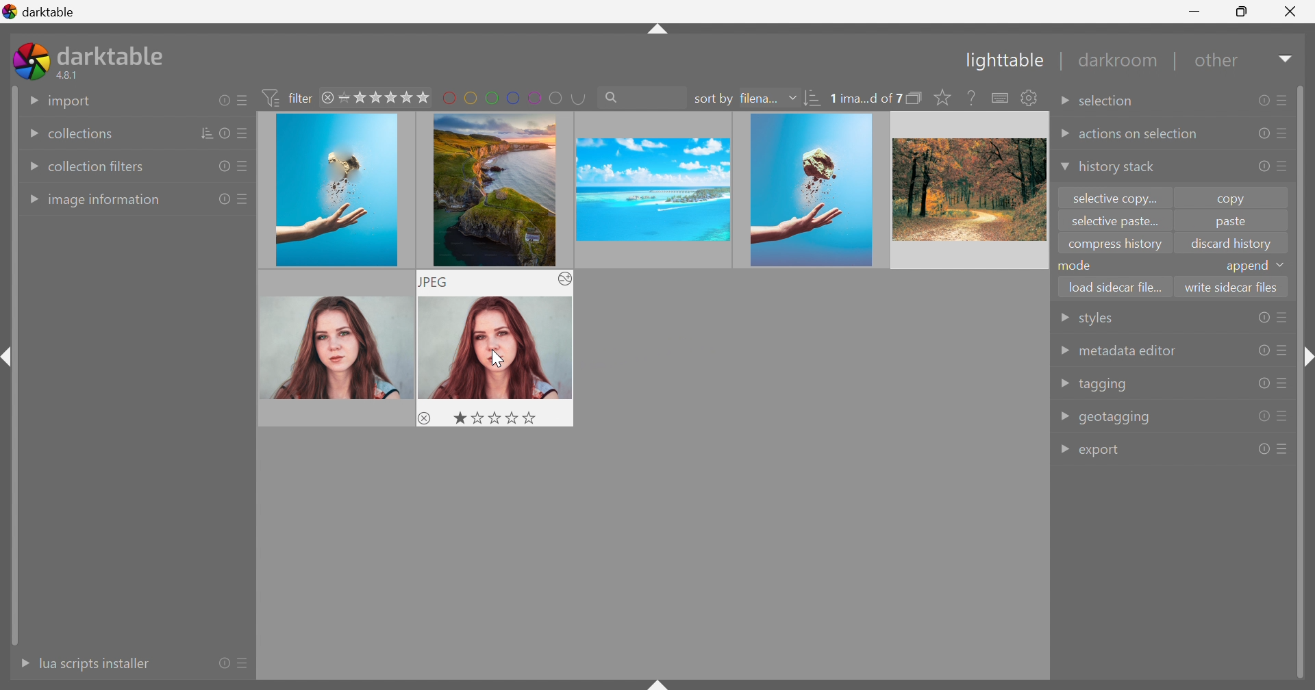 The width and height of the screenshot is (1315, 690). Describe the element at coordinates (514, 97) in the screenshot. I see `filter by images color label` at that location.